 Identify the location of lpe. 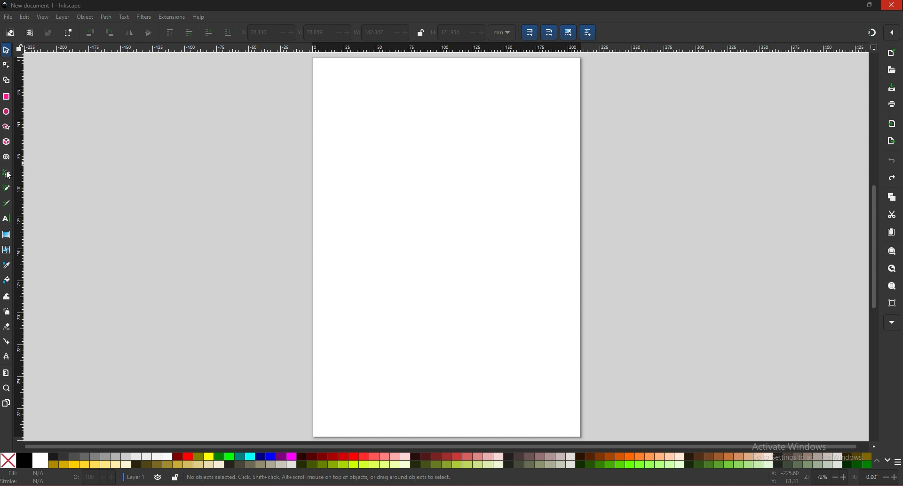
(7, 356).